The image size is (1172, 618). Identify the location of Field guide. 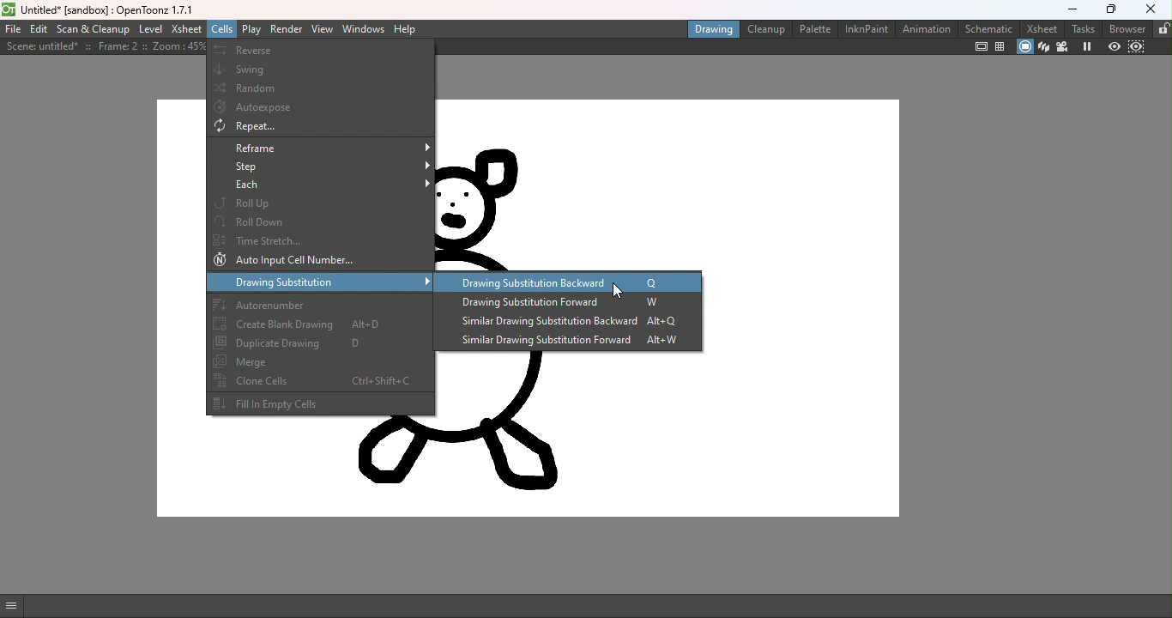
(1002, 46).